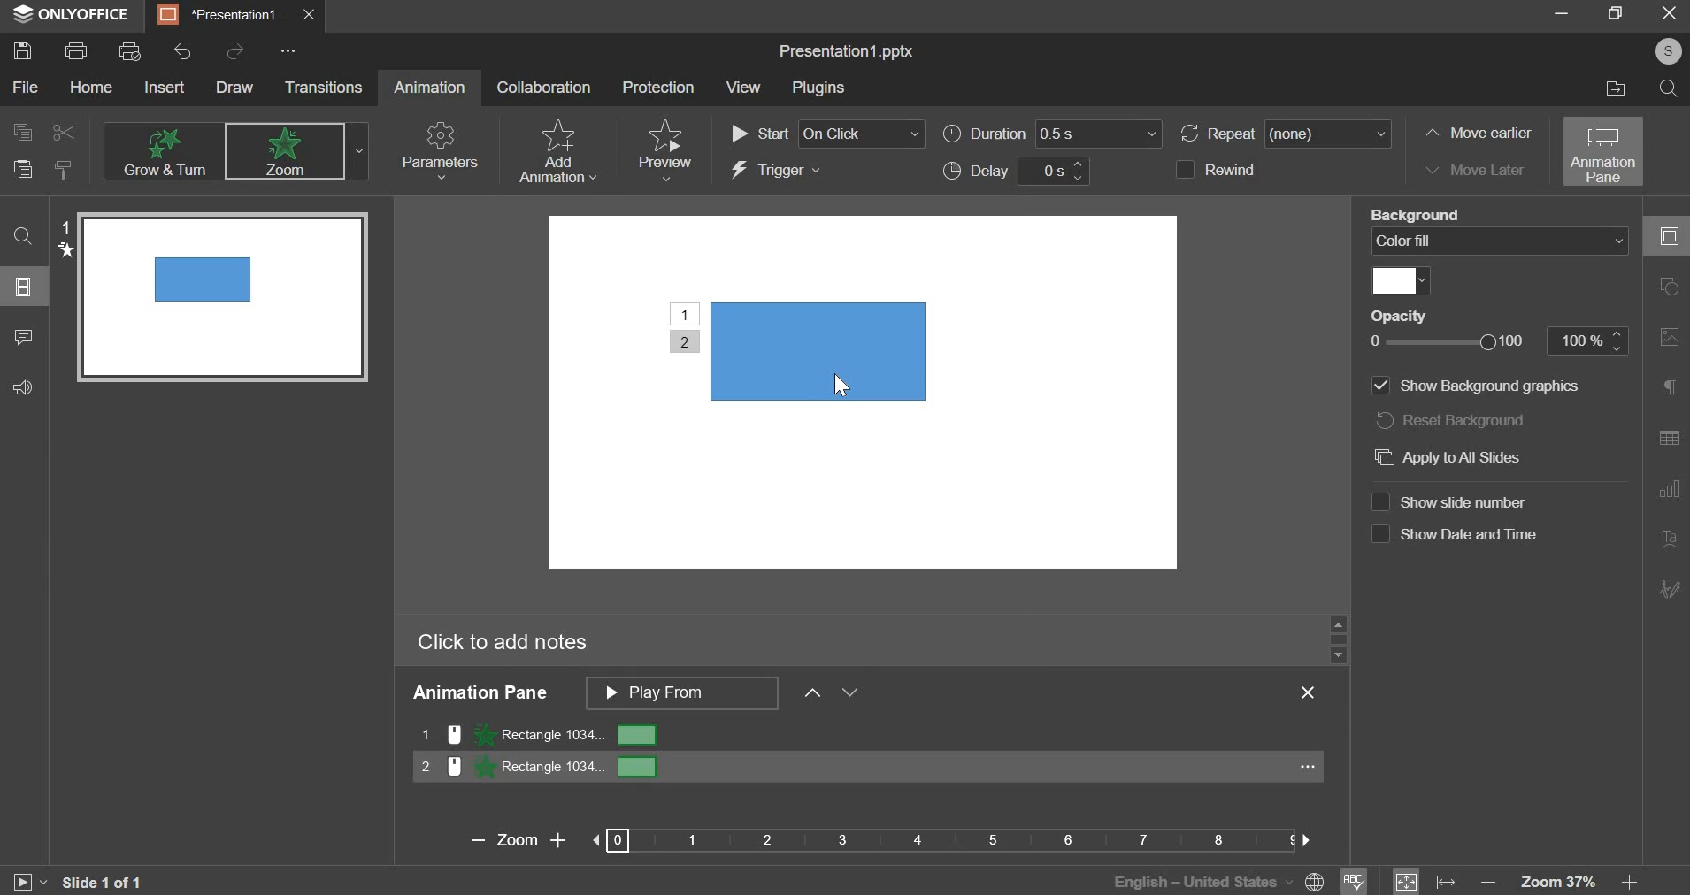 Image resolution: width=1690 pixels, height=895 pixels. What do you see at coordinates (1484, 386) in the screenshot?
I see `Line` at bounding box center [1484, 386].